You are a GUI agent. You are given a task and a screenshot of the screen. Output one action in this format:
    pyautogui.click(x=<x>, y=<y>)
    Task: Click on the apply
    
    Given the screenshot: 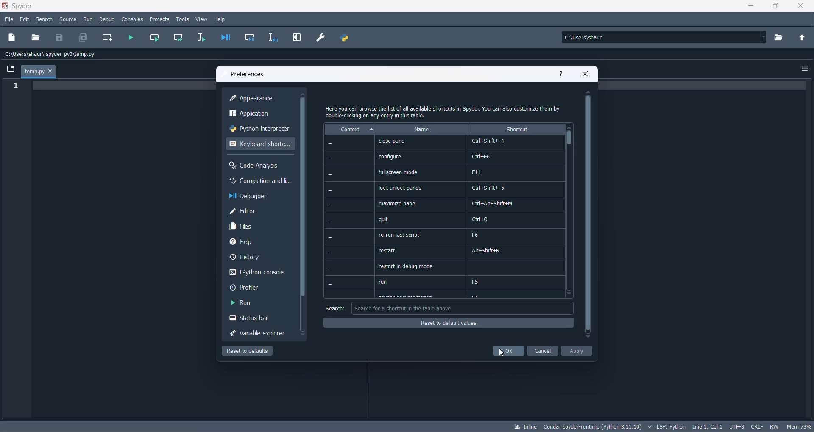 What is the action you would take?
    pyautogui.click(x=576, y=351)
    